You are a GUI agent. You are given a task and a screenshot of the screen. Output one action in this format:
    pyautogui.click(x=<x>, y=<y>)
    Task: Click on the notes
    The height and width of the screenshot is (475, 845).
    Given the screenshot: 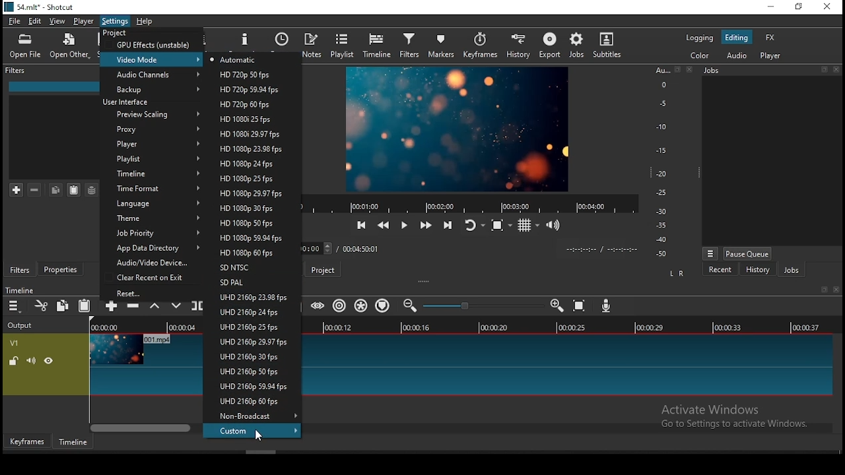 What is the action you would take?
    pyautogui.click(x=312, y=46)
    